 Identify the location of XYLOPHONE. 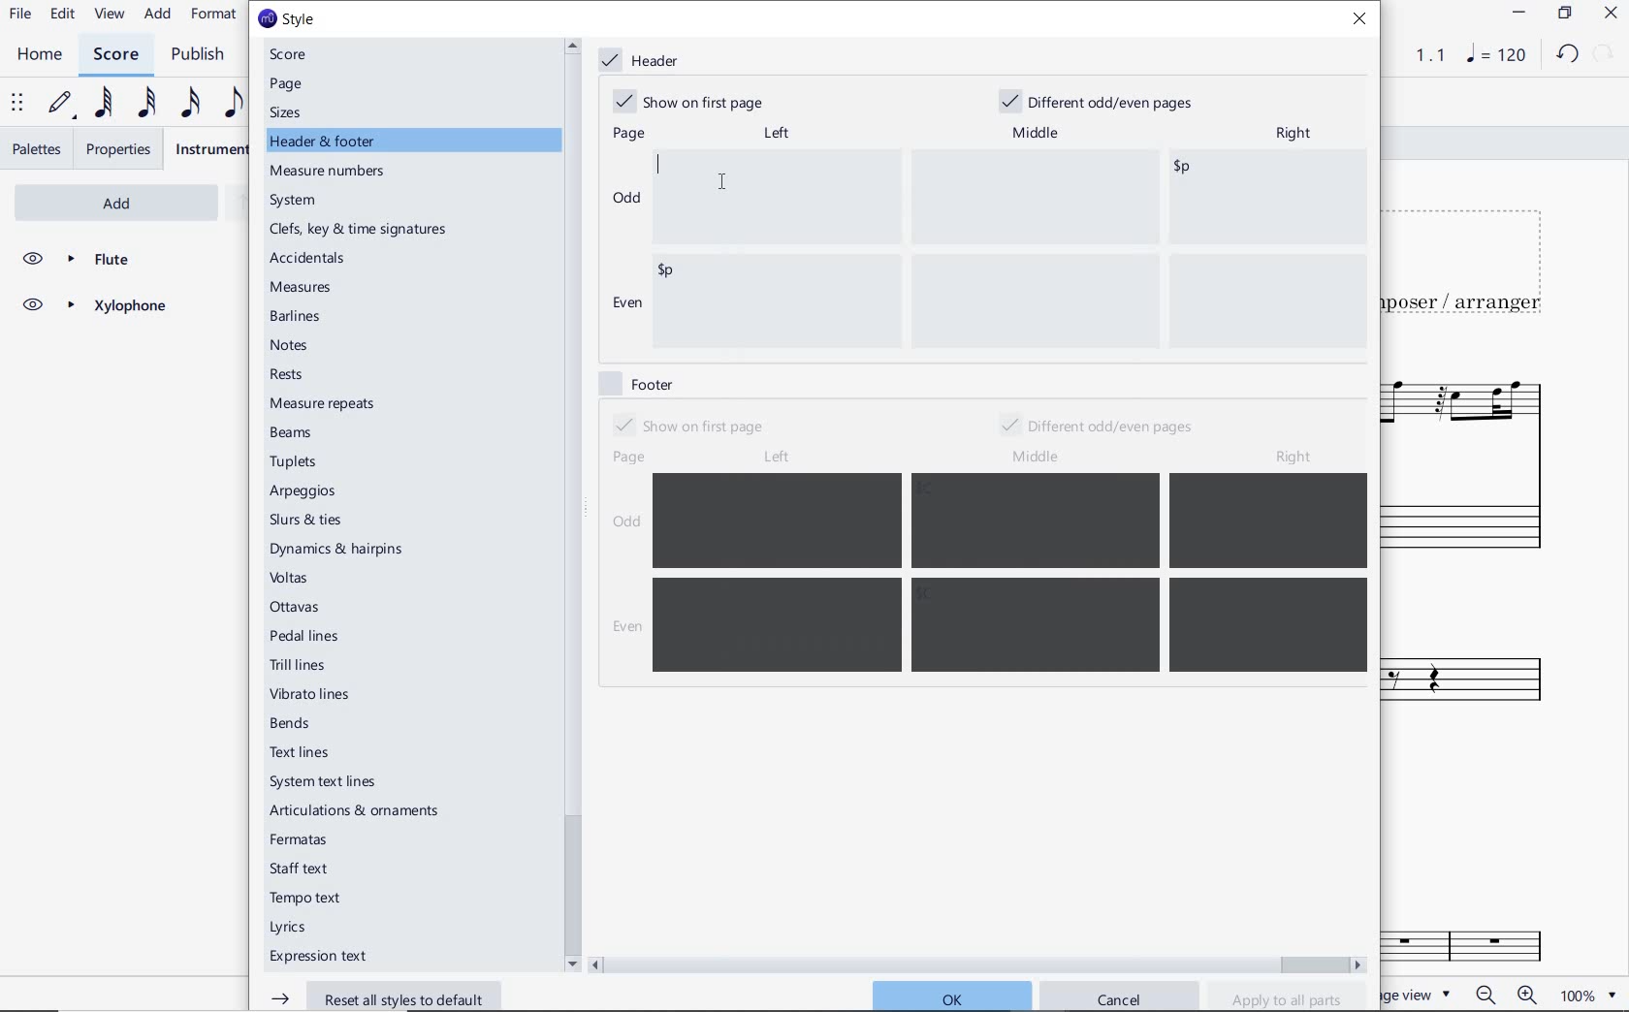
(93, 308).